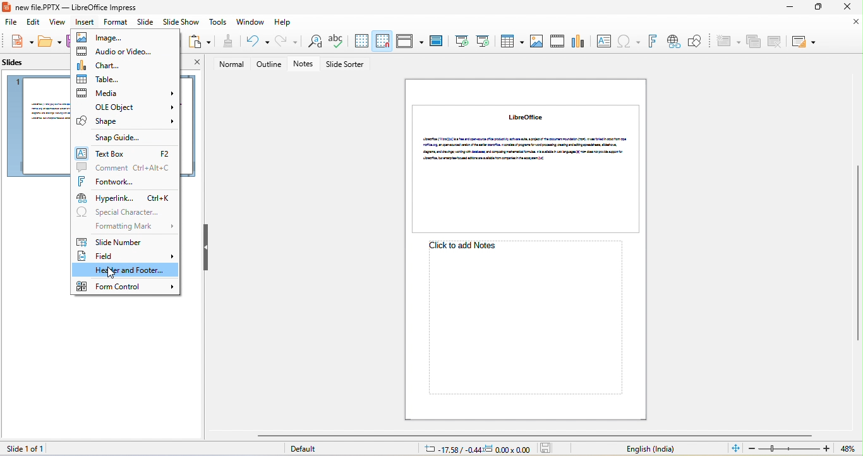 Image resolution: width=863 pixels, height=456 pixels. What do you see at coordinates (187, 125) in the screenshot?
I see `slide 1` at bounding box center [187, 125].